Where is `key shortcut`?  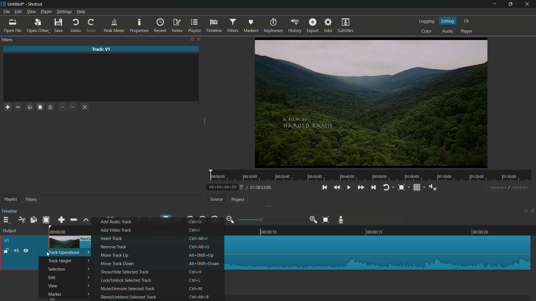
key shortcut is located at coordinates (205, 264).